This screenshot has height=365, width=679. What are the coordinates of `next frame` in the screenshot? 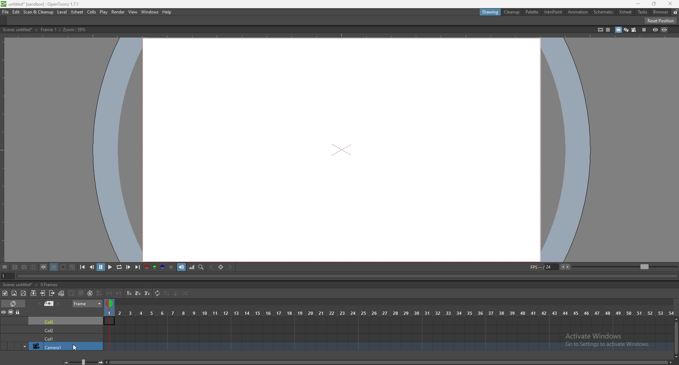 It's located at (128, 267).